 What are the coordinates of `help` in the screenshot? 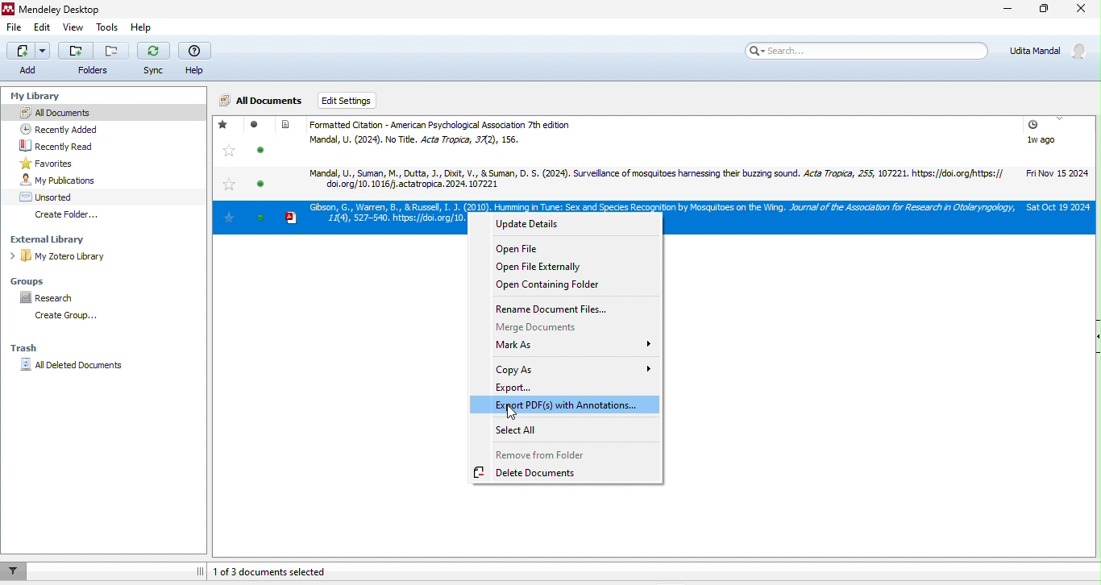 It's located at (142, 26).